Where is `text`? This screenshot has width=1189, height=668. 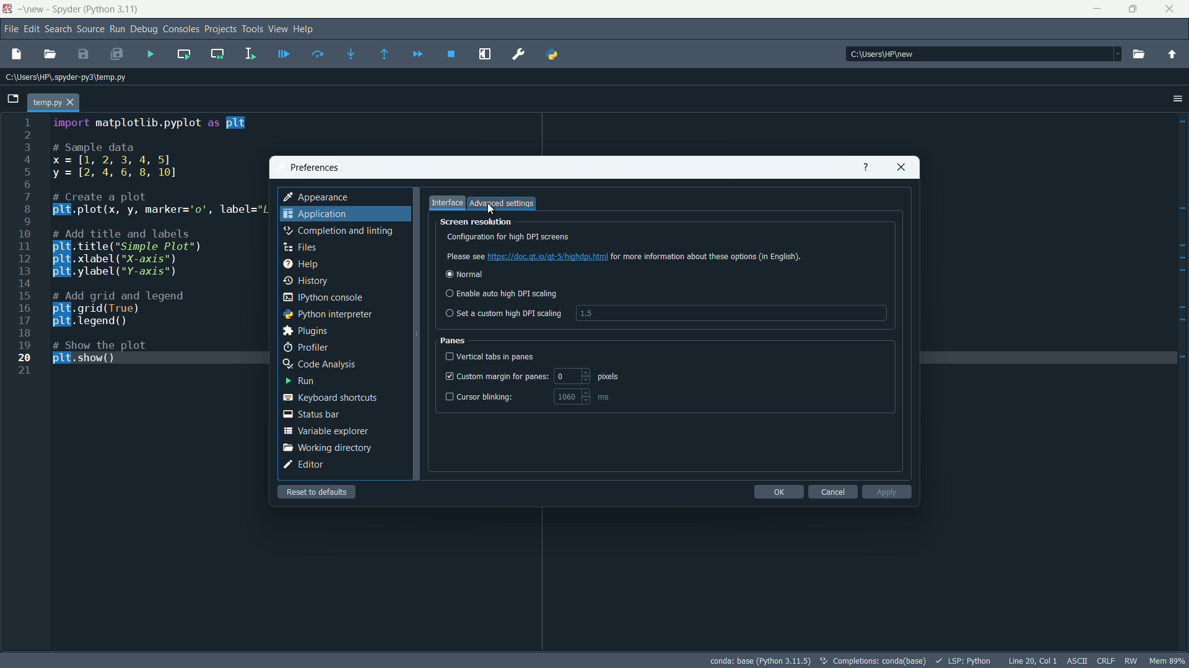 text is located at coordinates (874, 662).